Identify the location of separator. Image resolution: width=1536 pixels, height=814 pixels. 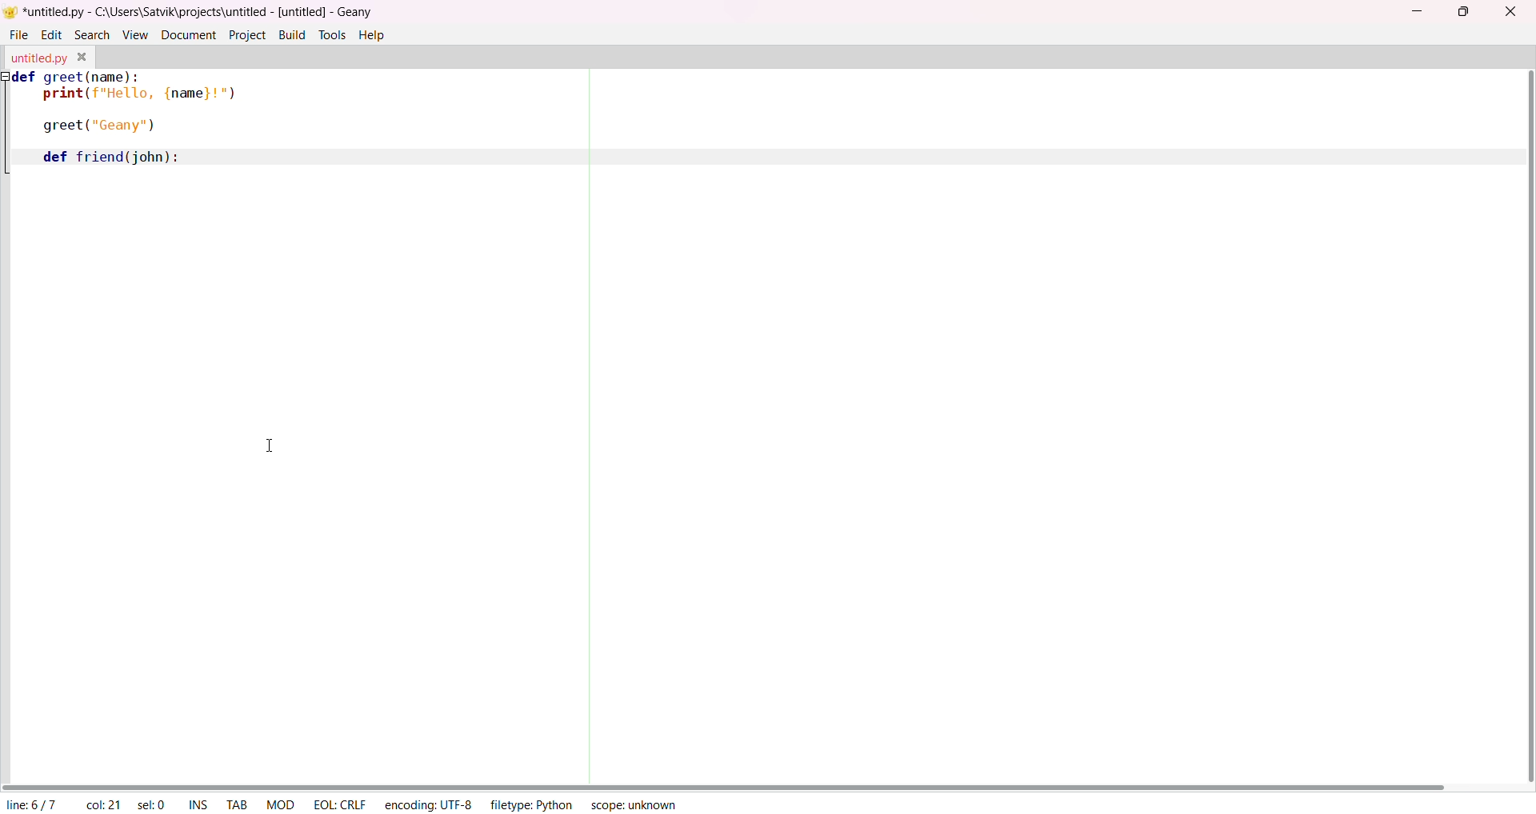
(588, 424).